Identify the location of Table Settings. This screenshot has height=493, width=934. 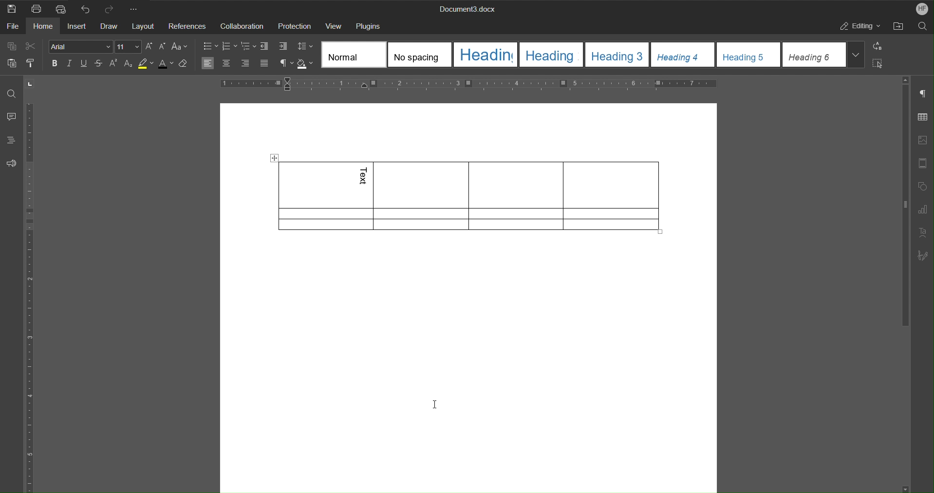
(923, 116).